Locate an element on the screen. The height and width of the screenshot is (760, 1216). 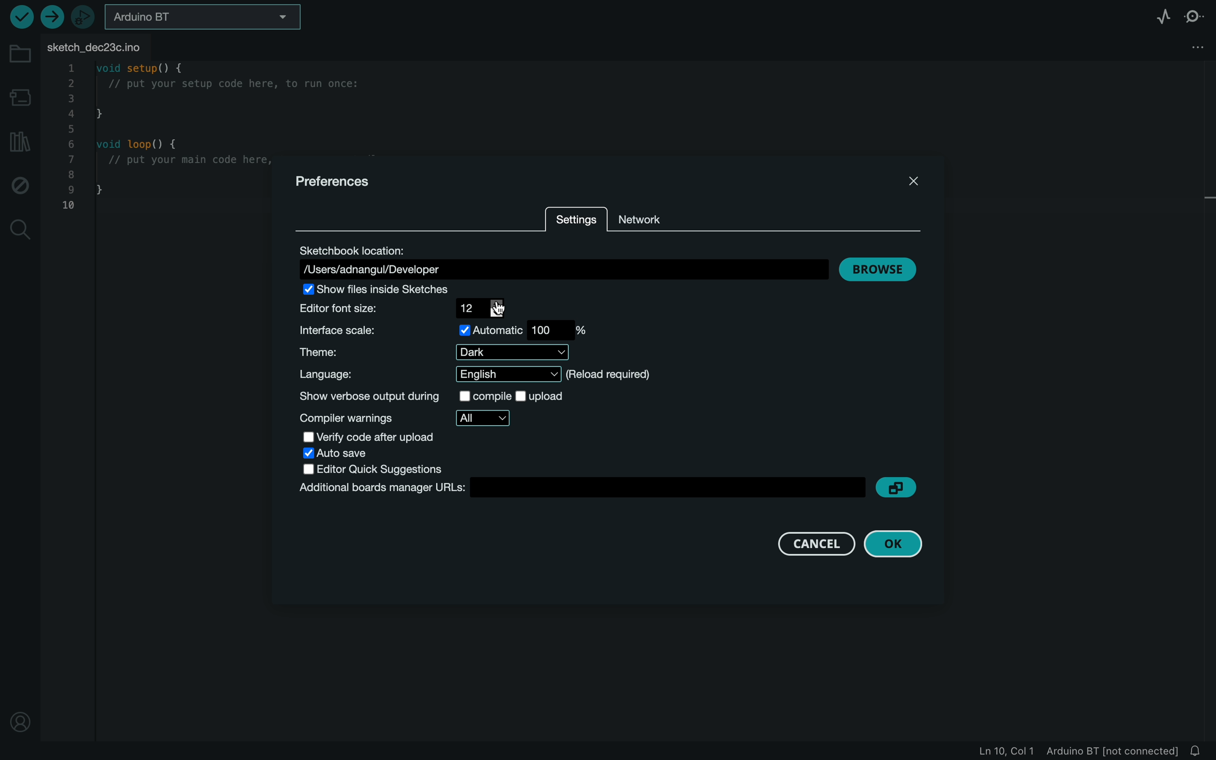
board manger is located at coordinates (578, 489).